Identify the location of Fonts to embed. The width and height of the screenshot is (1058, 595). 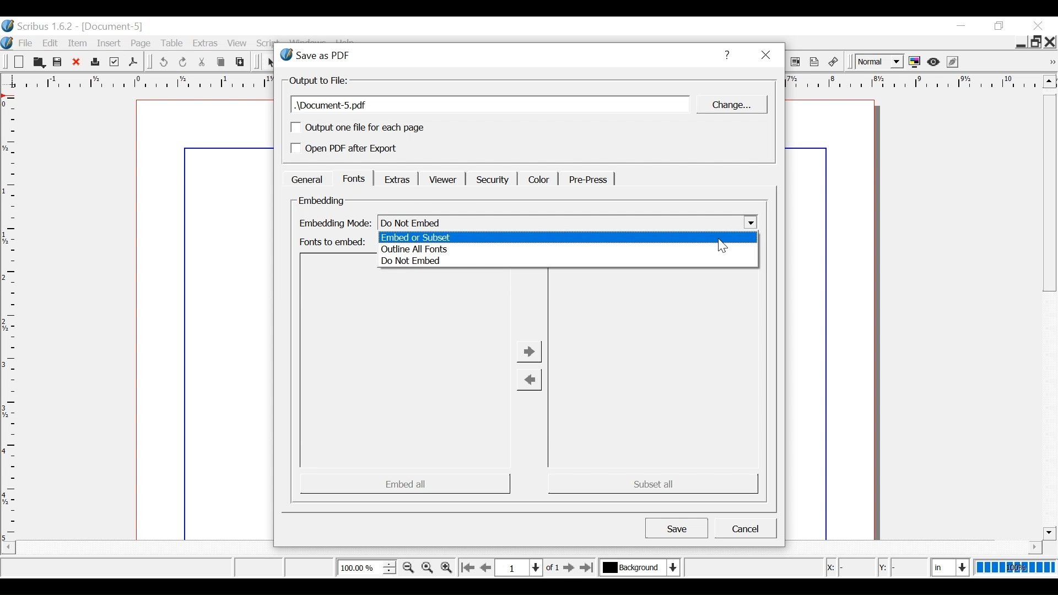
(334, 242).